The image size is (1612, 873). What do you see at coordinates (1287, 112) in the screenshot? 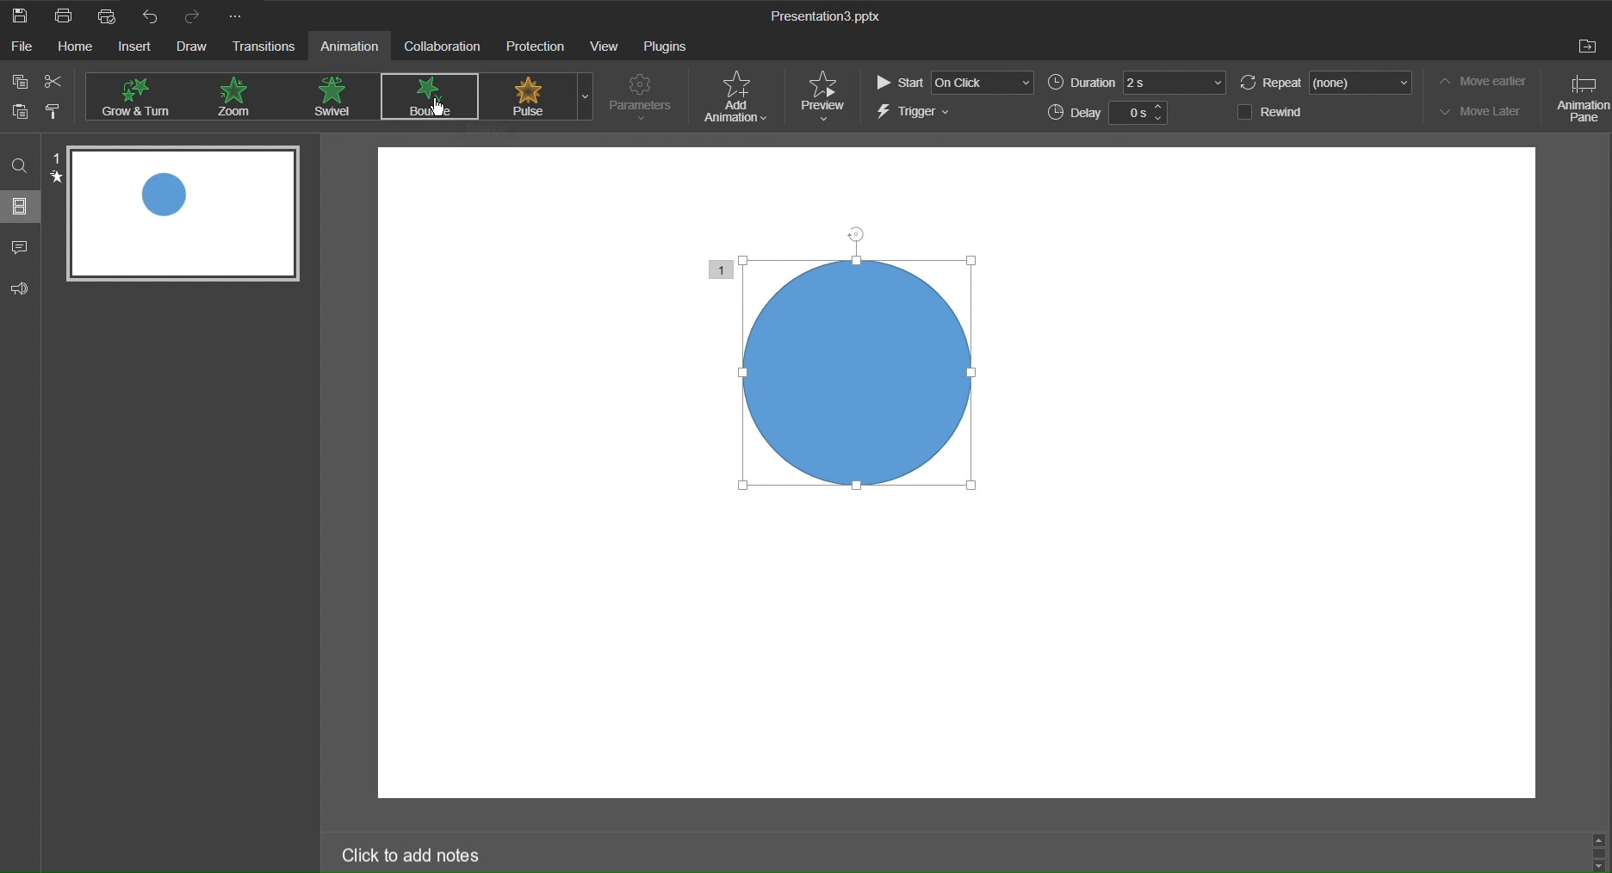
I see `Rewind` at bounding box center [1287, 112].